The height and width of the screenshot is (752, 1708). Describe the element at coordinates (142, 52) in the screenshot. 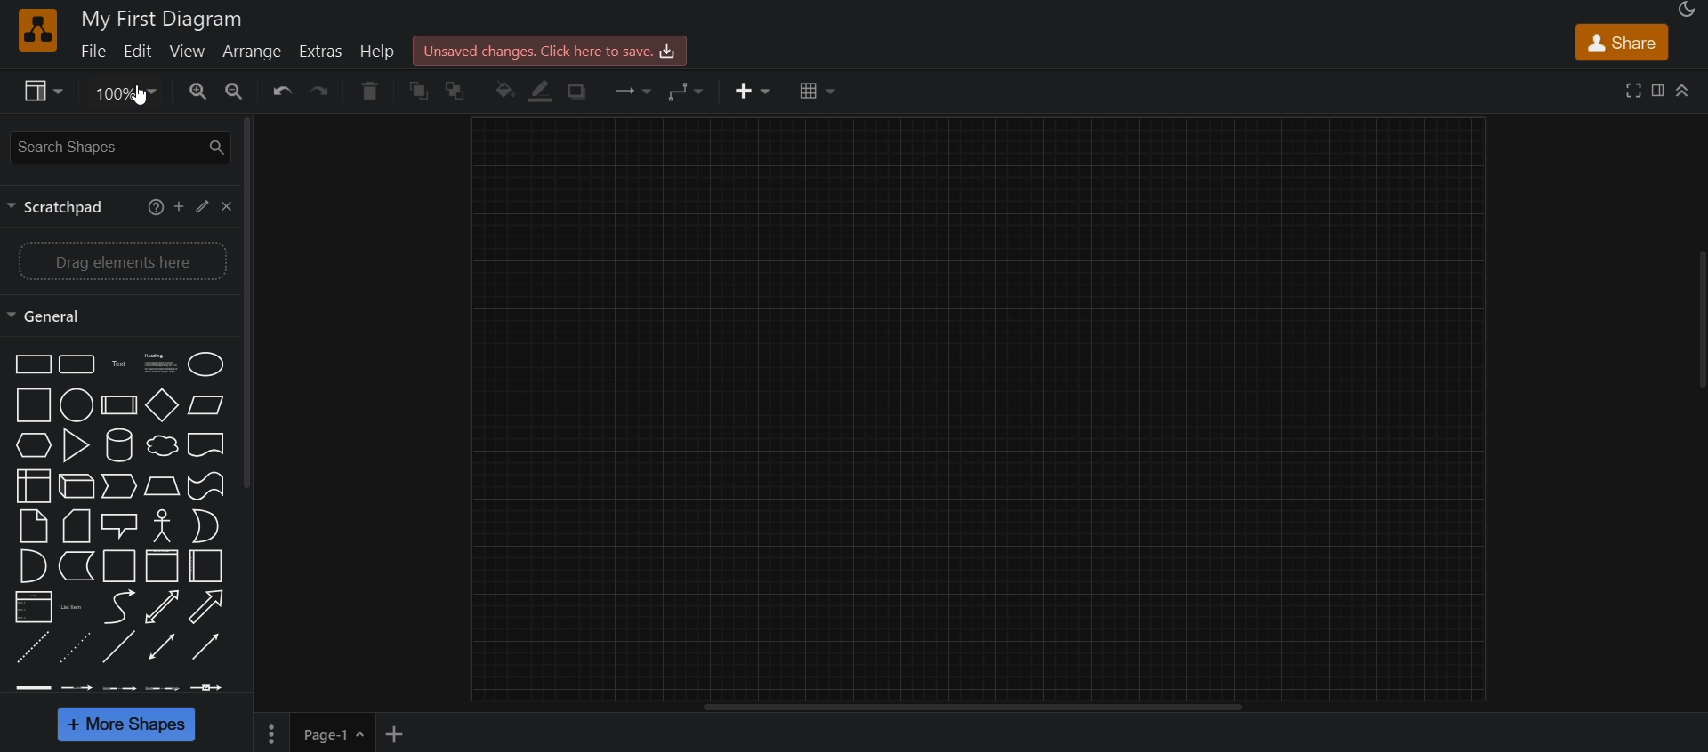

I see `edit` at that location.